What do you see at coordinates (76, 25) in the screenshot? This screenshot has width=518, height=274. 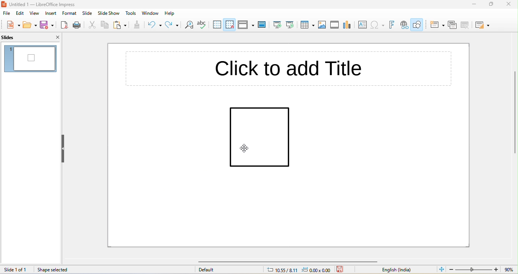 I see `print` at bounding box center [76, 25].